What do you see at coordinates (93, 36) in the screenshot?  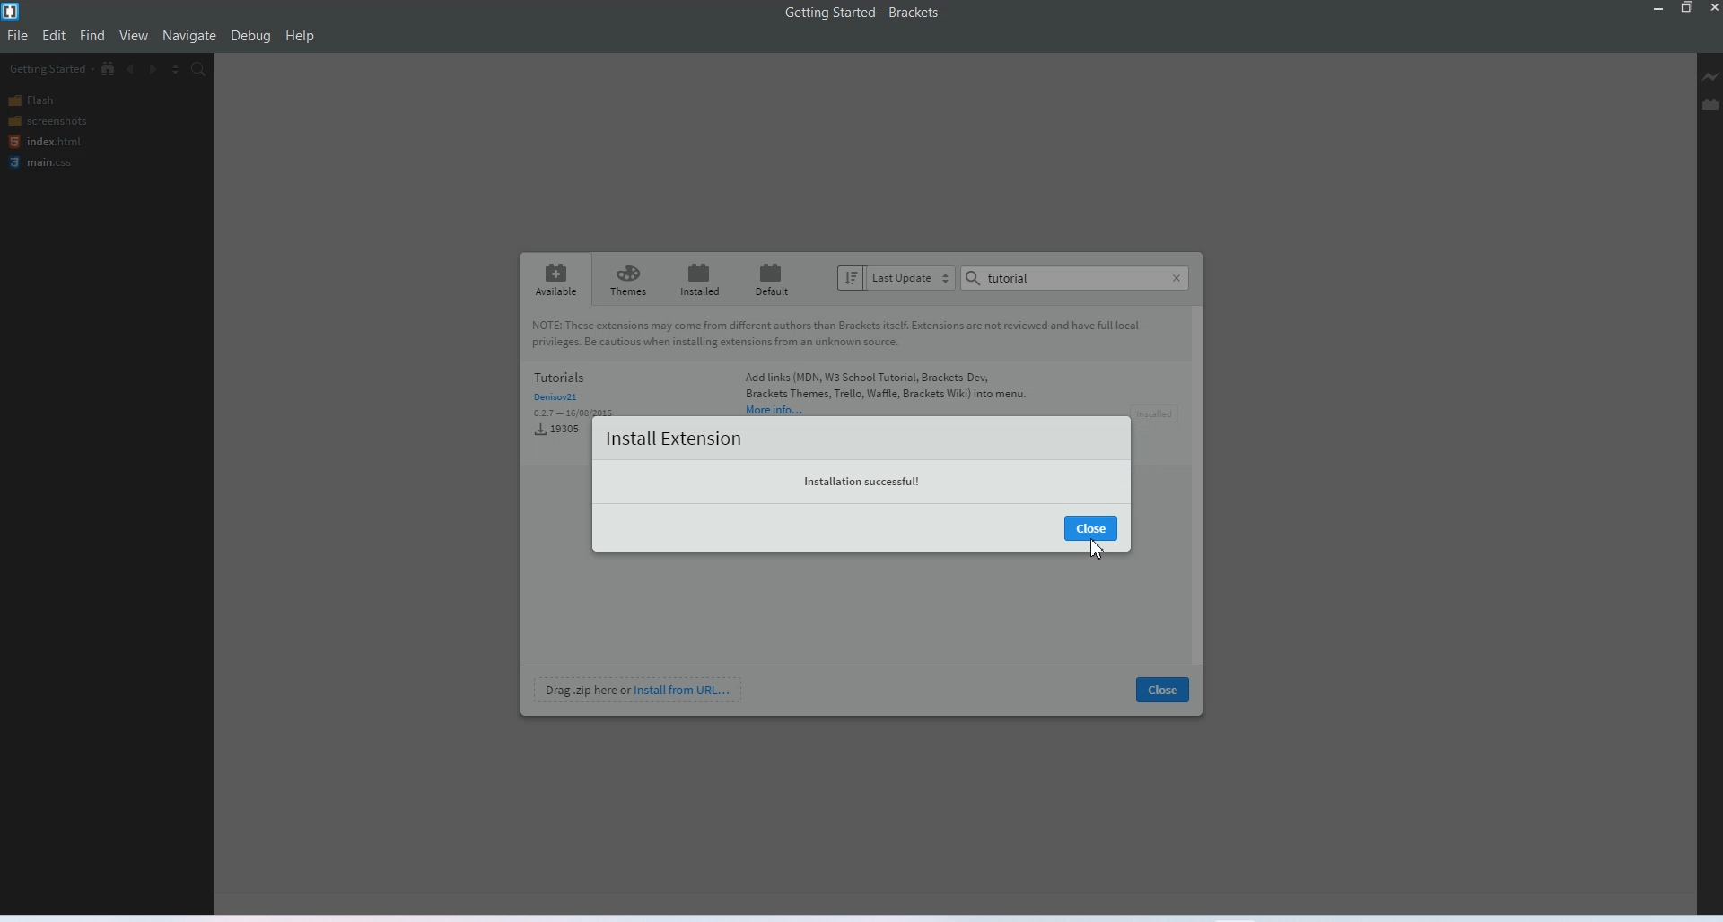 I see `Find` at bounding box center [93, 36].